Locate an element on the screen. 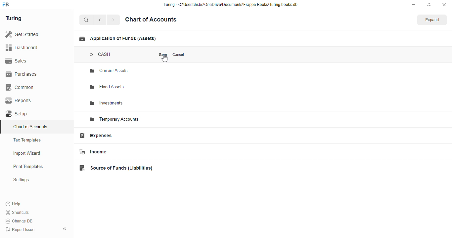 The height and width of the screenshot is (238, 452). import wizard is located at coordinates (27, 153).